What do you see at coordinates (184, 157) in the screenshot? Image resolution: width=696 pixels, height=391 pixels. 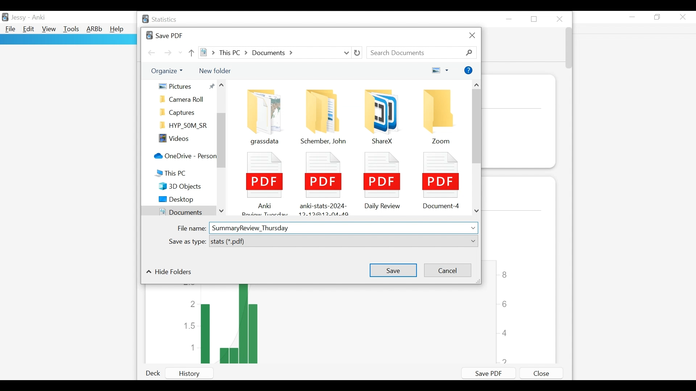 I see `OneDrive` at bounding box center [184, 157].